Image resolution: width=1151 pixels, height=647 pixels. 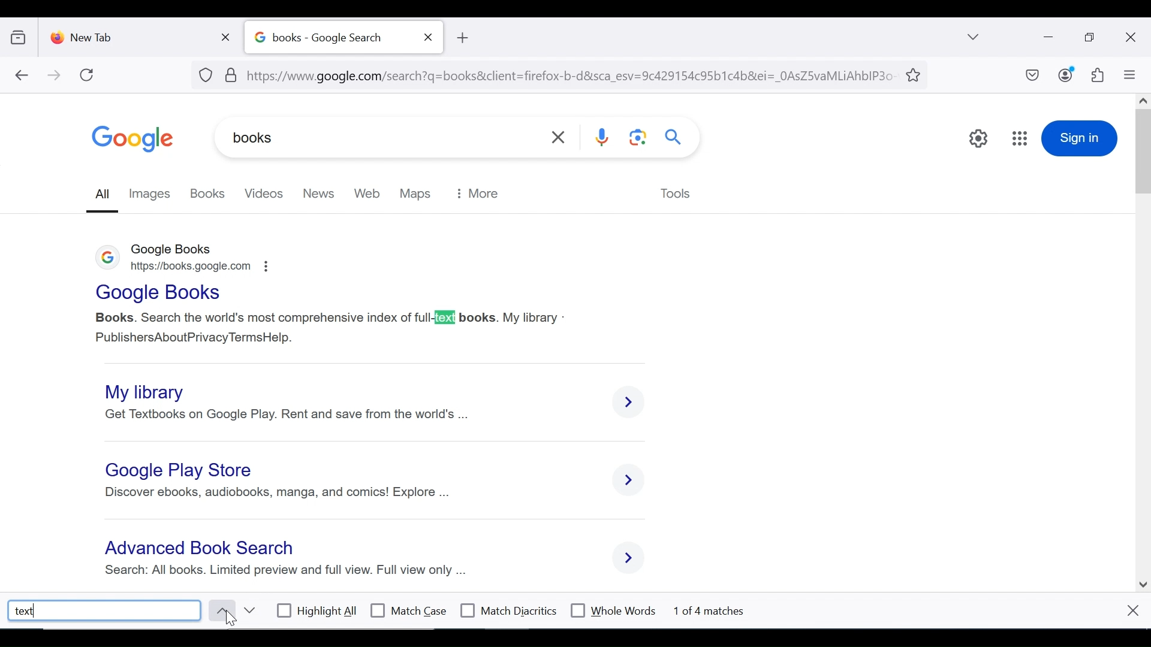 What do you see at coordinates (160, 294) in the screenshot?
I see `Google Books` at bounding box center [160, 294].